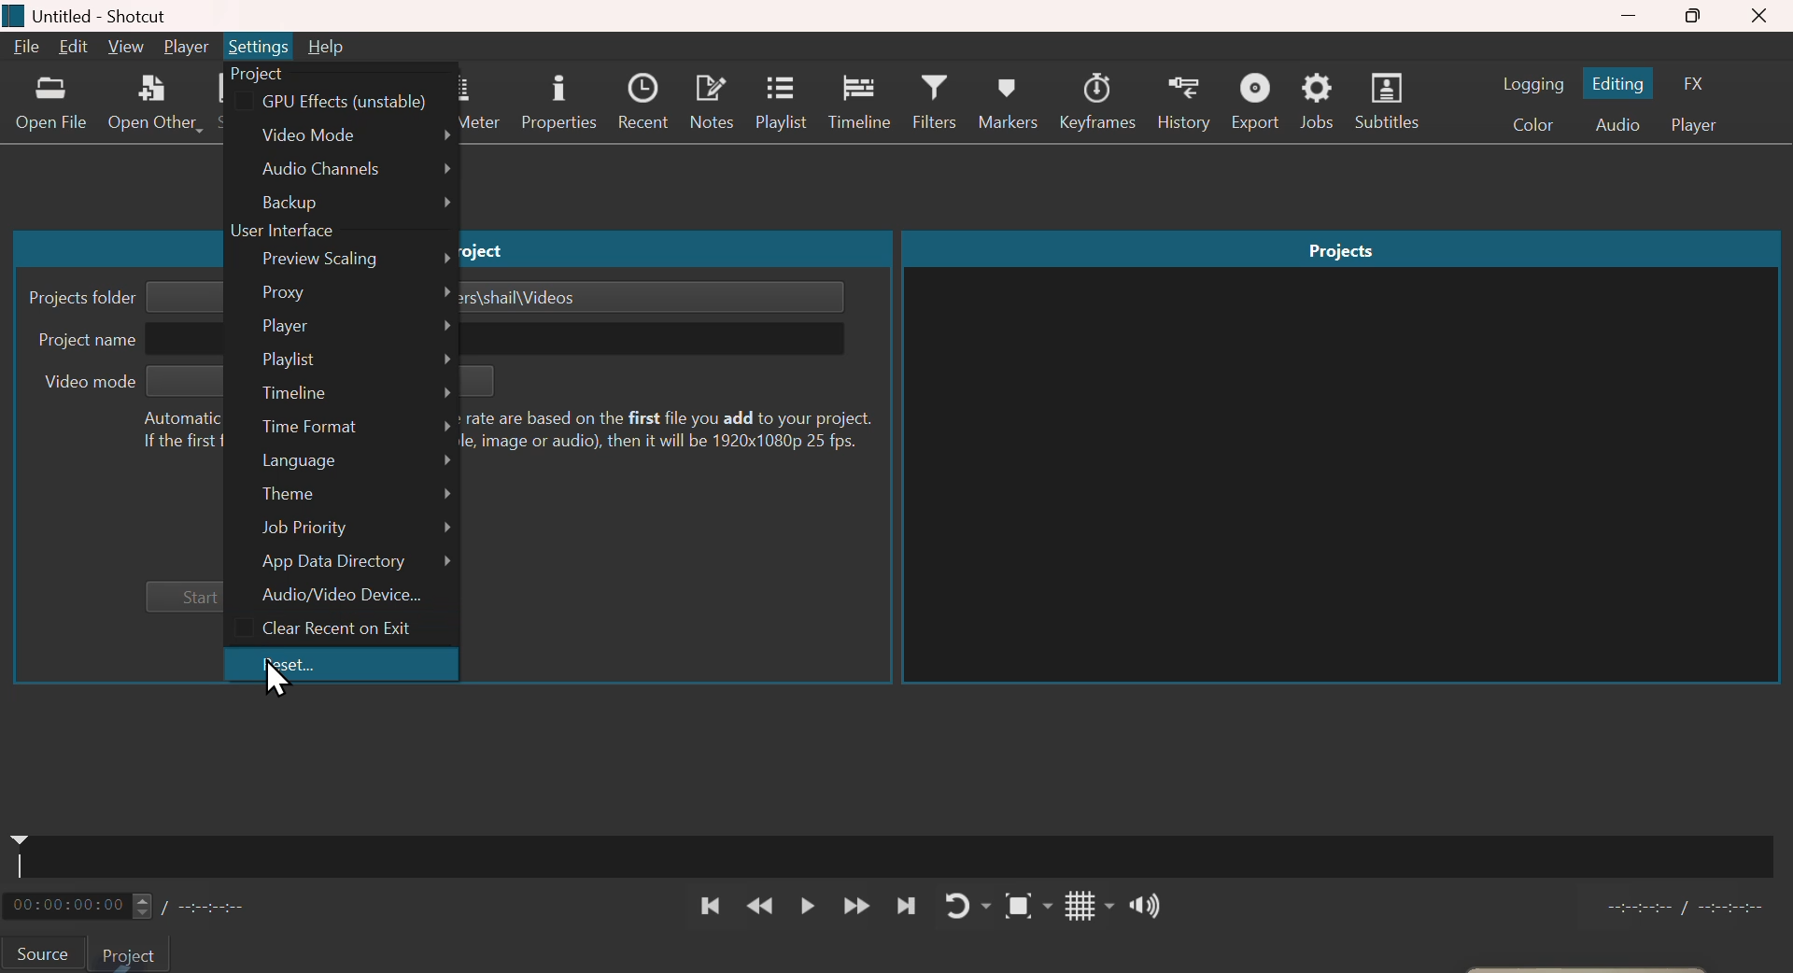 This screenshot has width=1793, height=973. What do you see at coordinates (963, 905) in the screenshot?
I see `Replay` at bounding box center [963, 905].